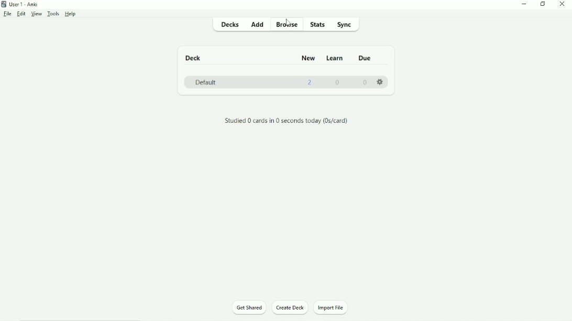  Describe the element at coordinates (335, 58) in the screenshot. I see `Learn` at that location.